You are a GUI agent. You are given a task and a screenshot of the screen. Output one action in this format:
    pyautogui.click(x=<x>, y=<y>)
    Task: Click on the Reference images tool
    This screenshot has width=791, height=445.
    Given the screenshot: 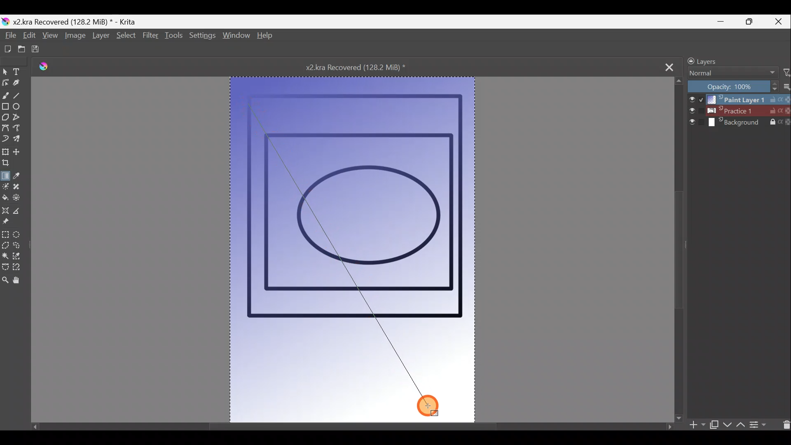 What is the action you would take?
    pyautogui.click(x=6, y=225)
    